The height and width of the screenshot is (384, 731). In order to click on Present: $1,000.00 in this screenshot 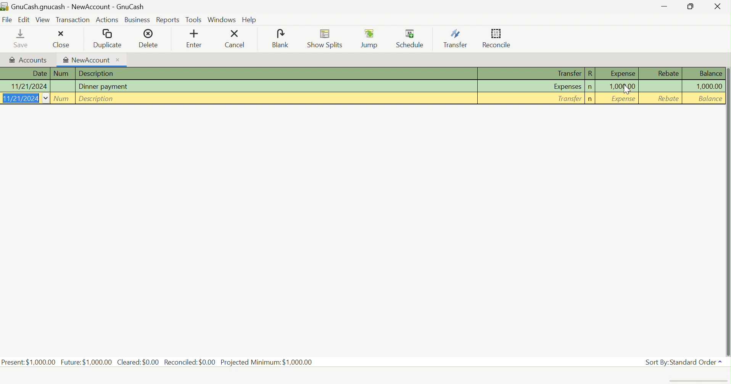, I will do `click(29, 362)`.